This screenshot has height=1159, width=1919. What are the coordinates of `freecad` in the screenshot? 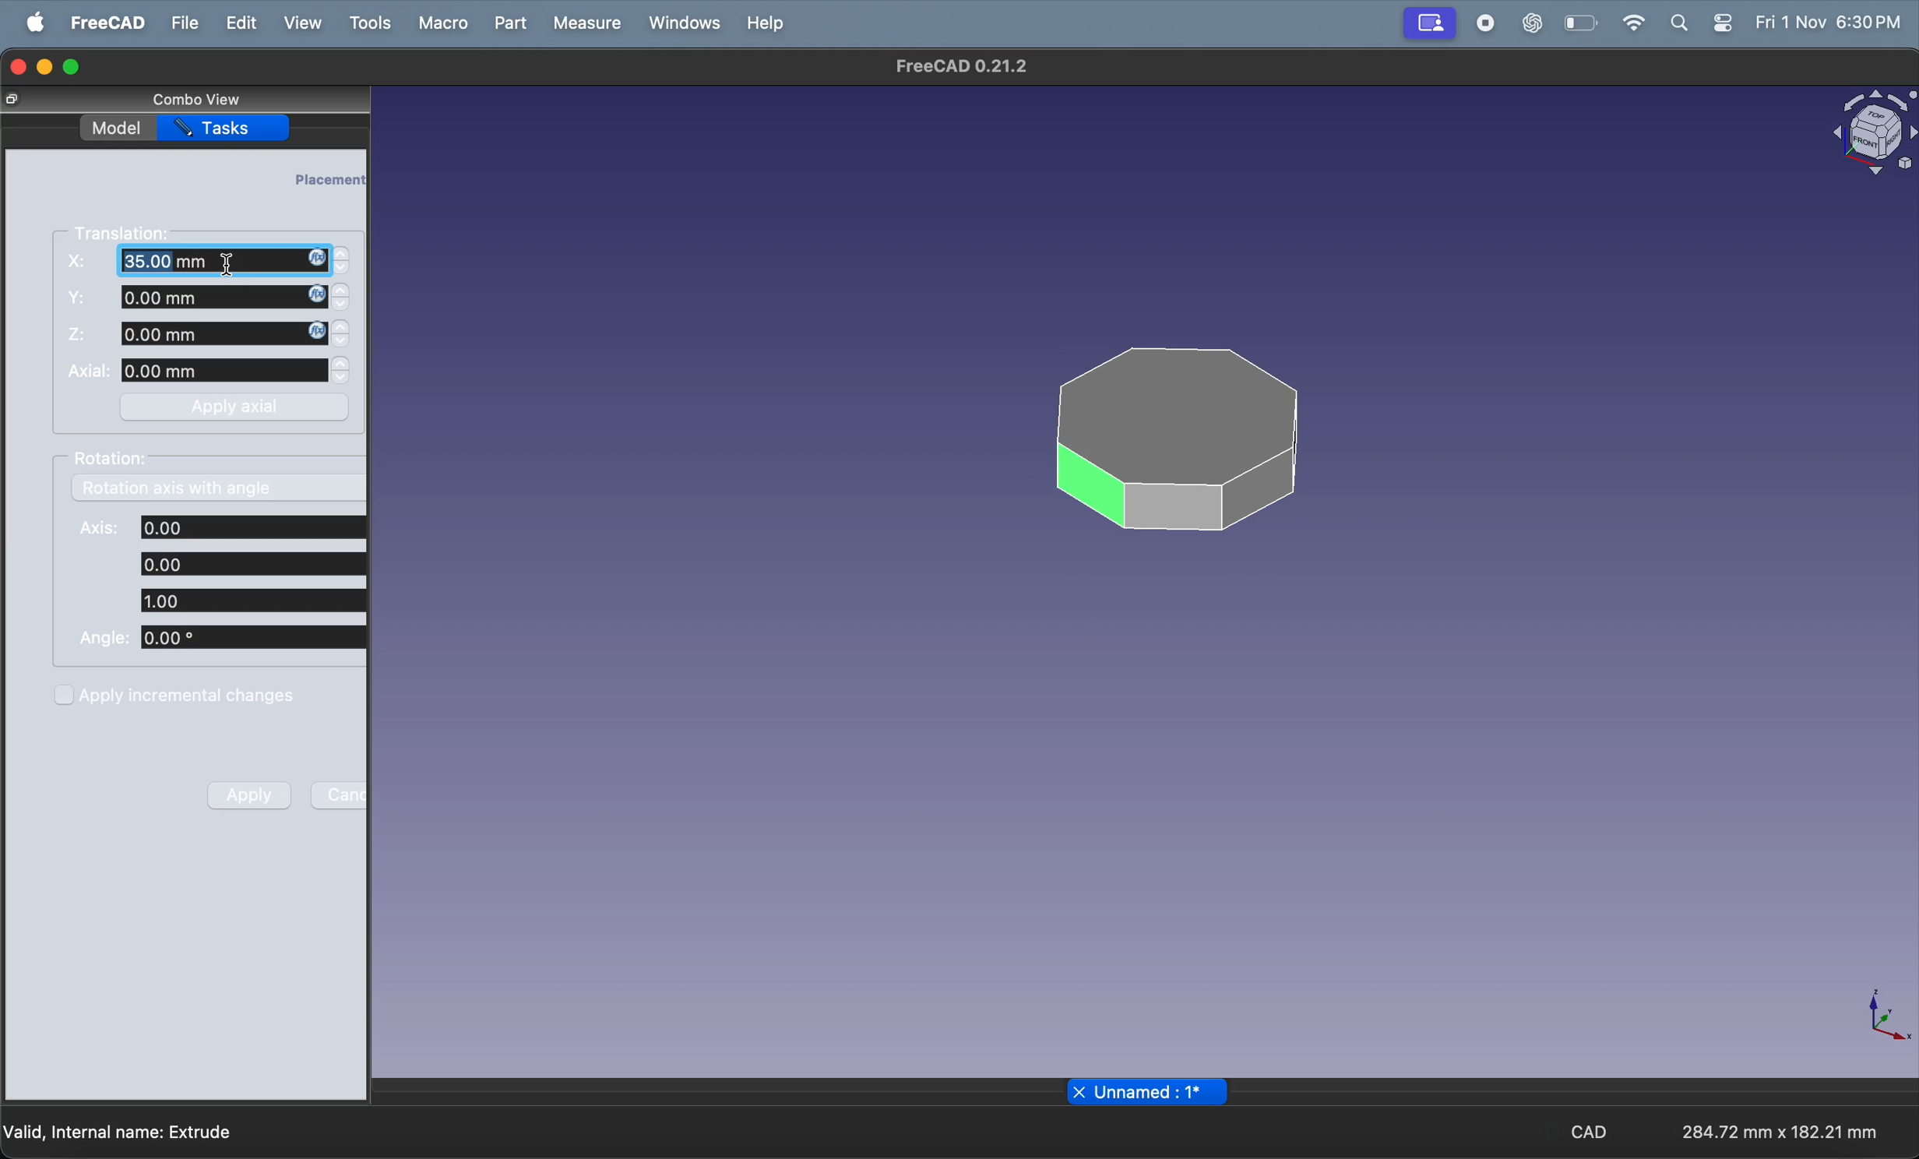 It's located at (106, 23).